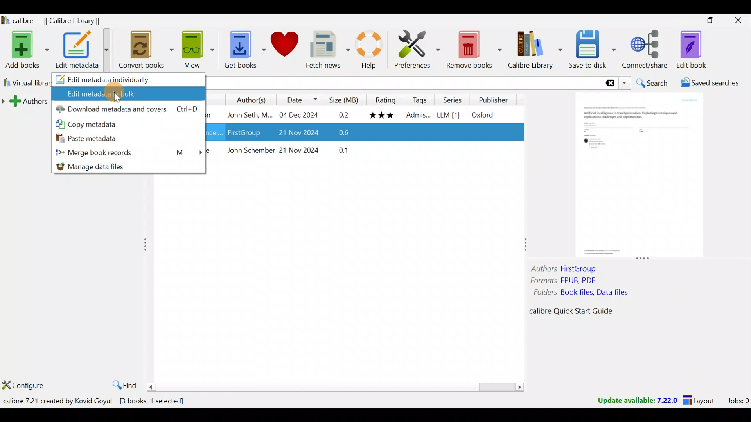 The height and width of the screenshot is (422, 751). Describe the element at coordinates (323, 50) in the screenshot. I see `Fetch news` at that location.